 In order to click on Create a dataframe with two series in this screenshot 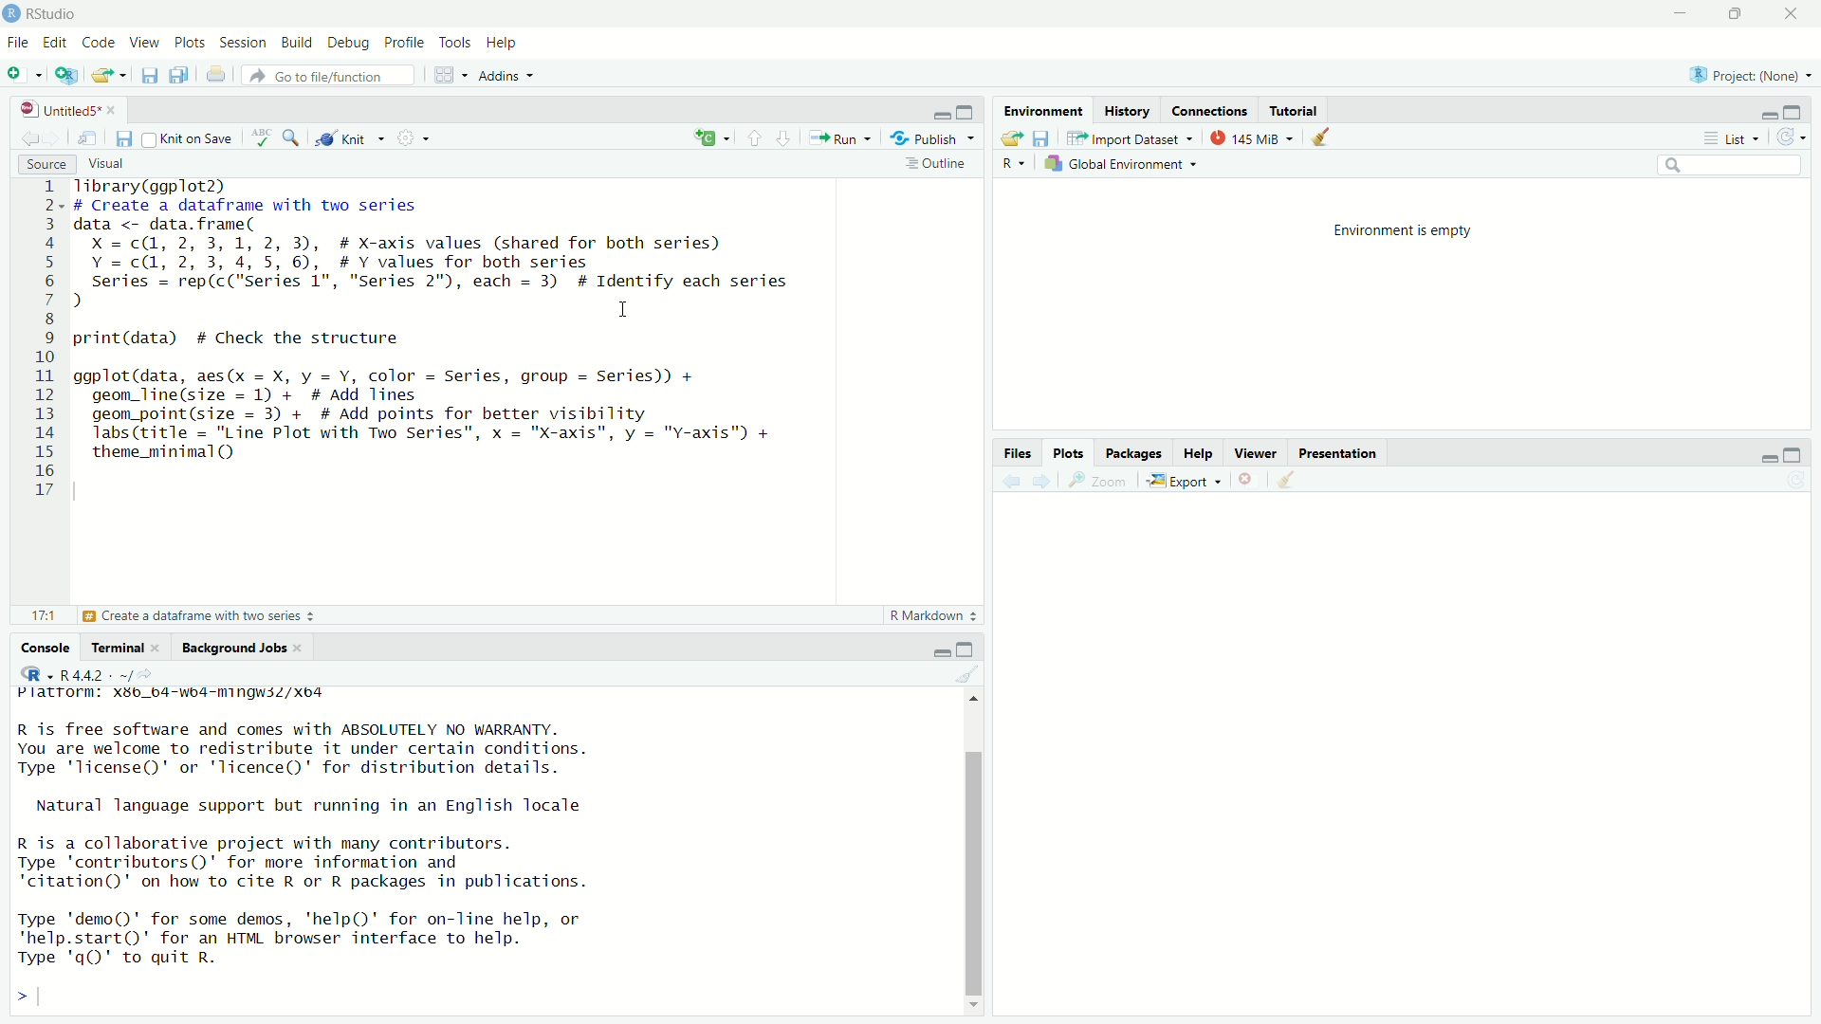, I will do `click(200, 616)`.